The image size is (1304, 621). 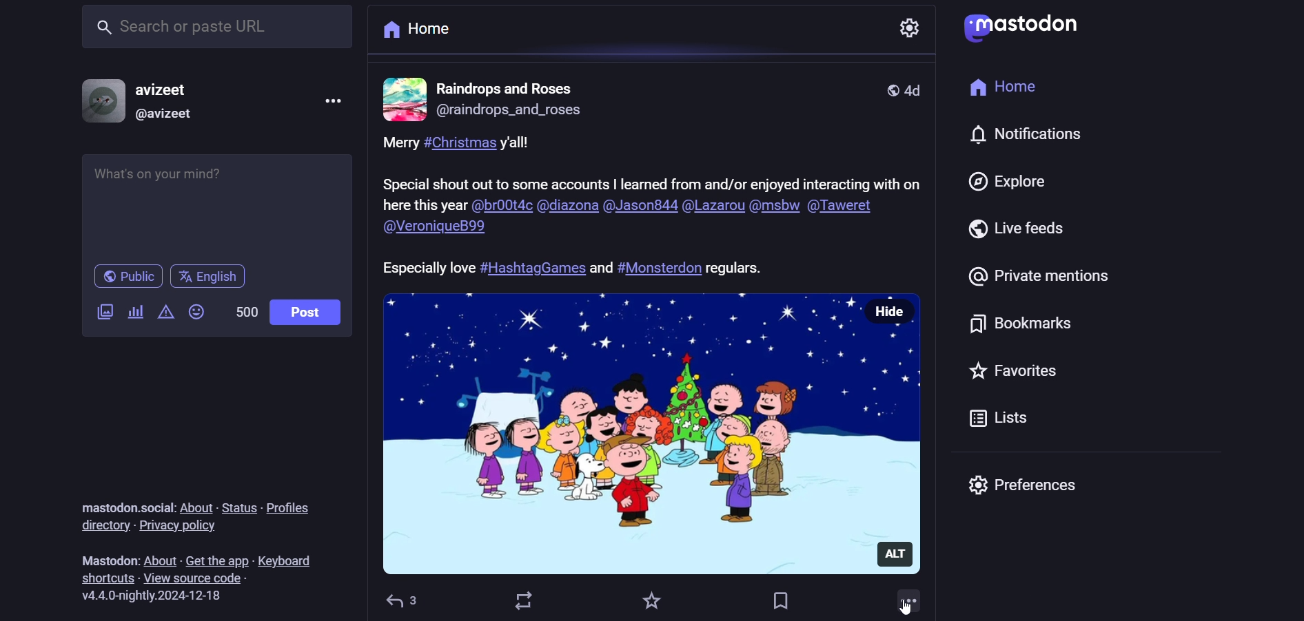 I want to click on @username, so click(x=162, y=115).